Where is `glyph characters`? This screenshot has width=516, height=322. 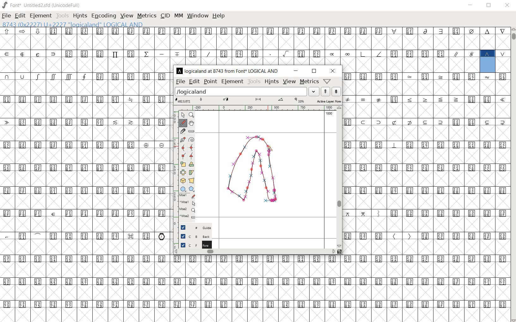 glyph characters is located at coordinates (426, 163).